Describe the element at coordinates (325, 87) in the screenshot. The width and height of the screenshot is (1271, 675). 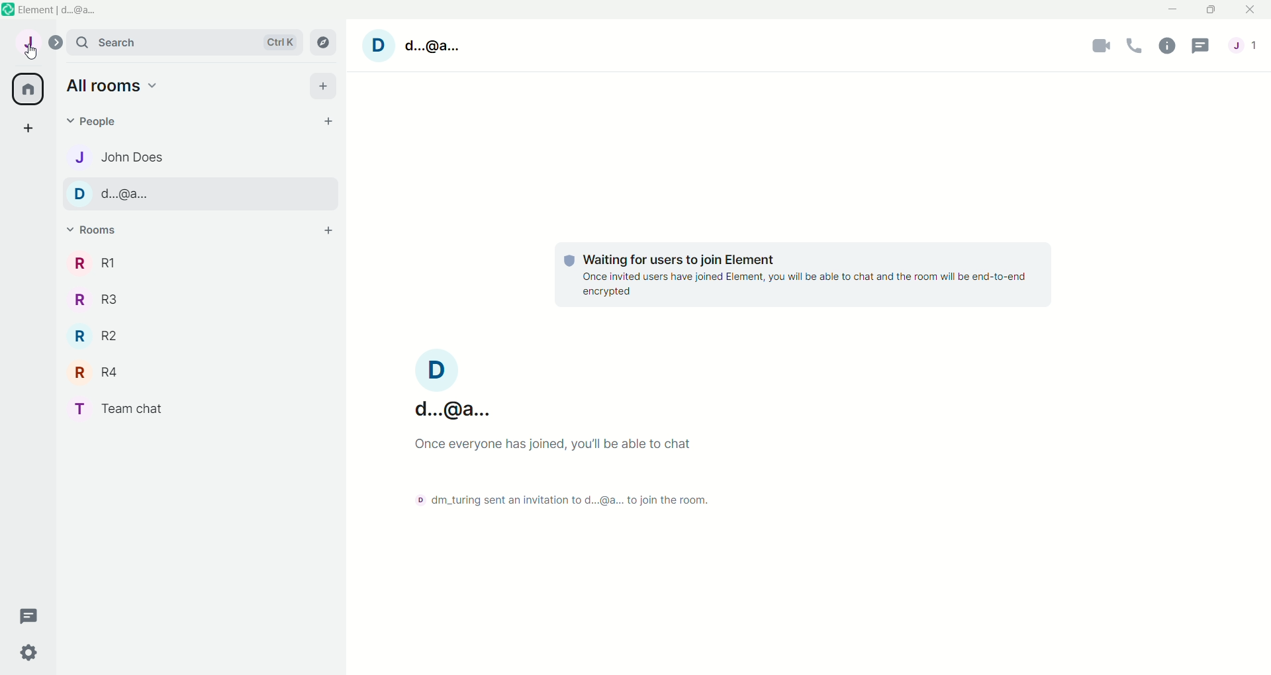
I see `Add` at that location.